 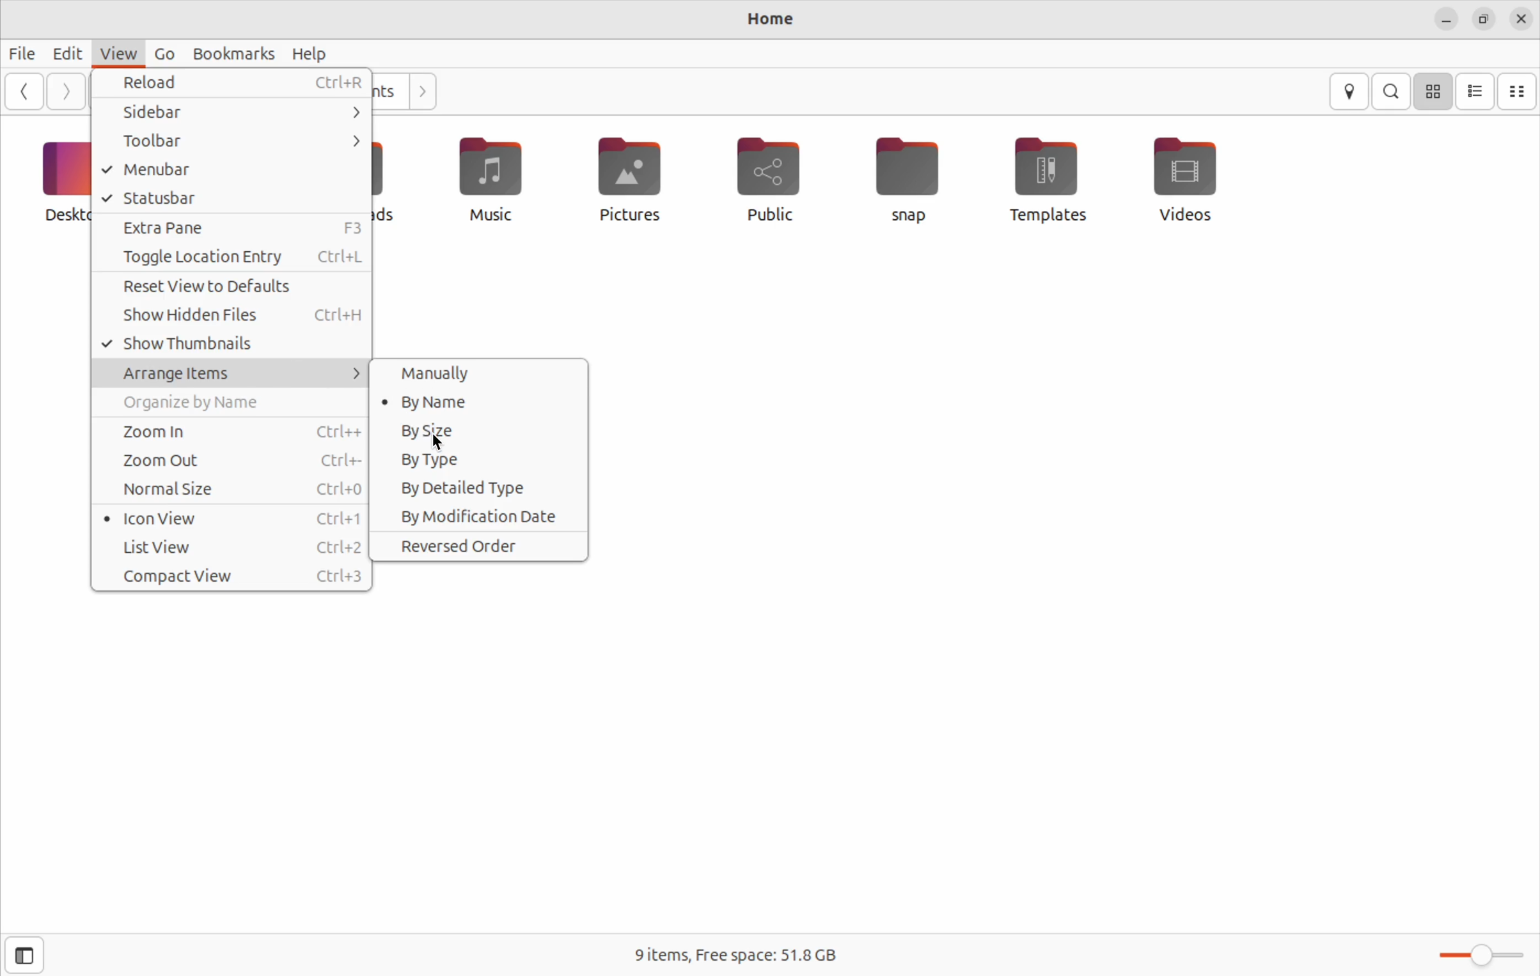 I want to click on by size, so click(x=487, y=432).